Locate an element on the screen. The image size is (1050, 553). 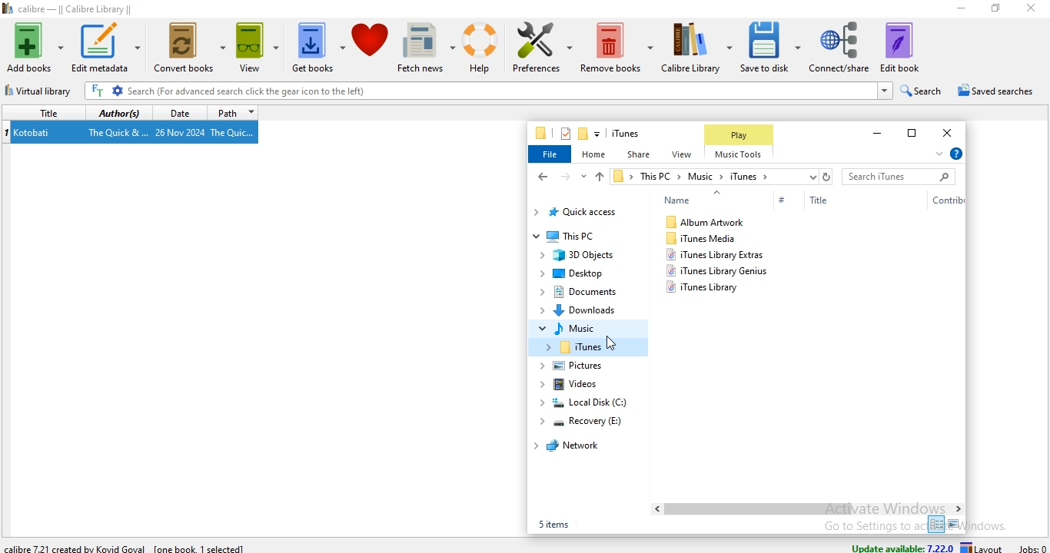
Title is located at coordinates (822, 202).